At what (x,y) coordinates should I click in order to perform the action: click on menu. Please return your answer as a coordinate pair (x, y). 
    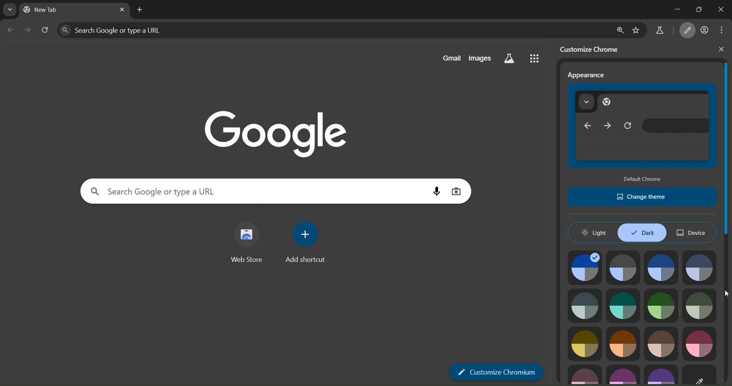
    Looking at the image, I should click on (721, 30).